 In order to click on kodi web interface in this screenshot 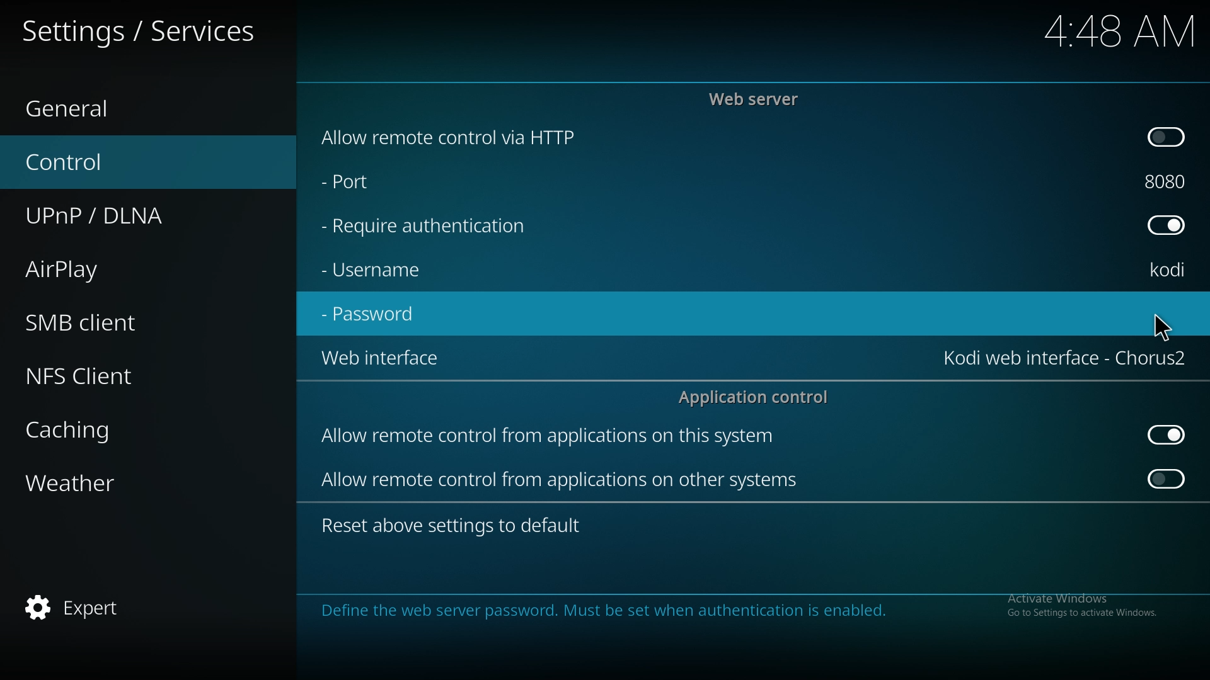, I will do `click(1064, 358)`.